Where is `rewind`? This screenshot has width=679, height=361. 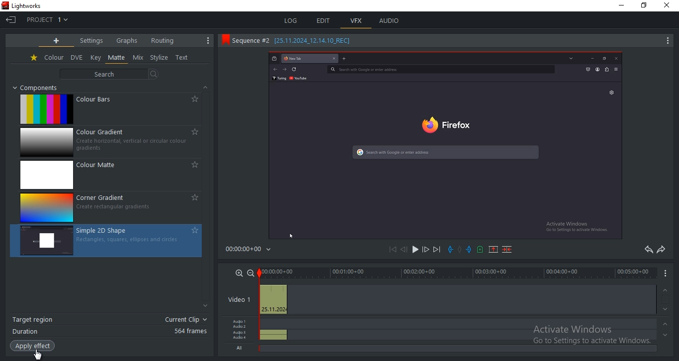 rewind is located at coordinates (403, 250).